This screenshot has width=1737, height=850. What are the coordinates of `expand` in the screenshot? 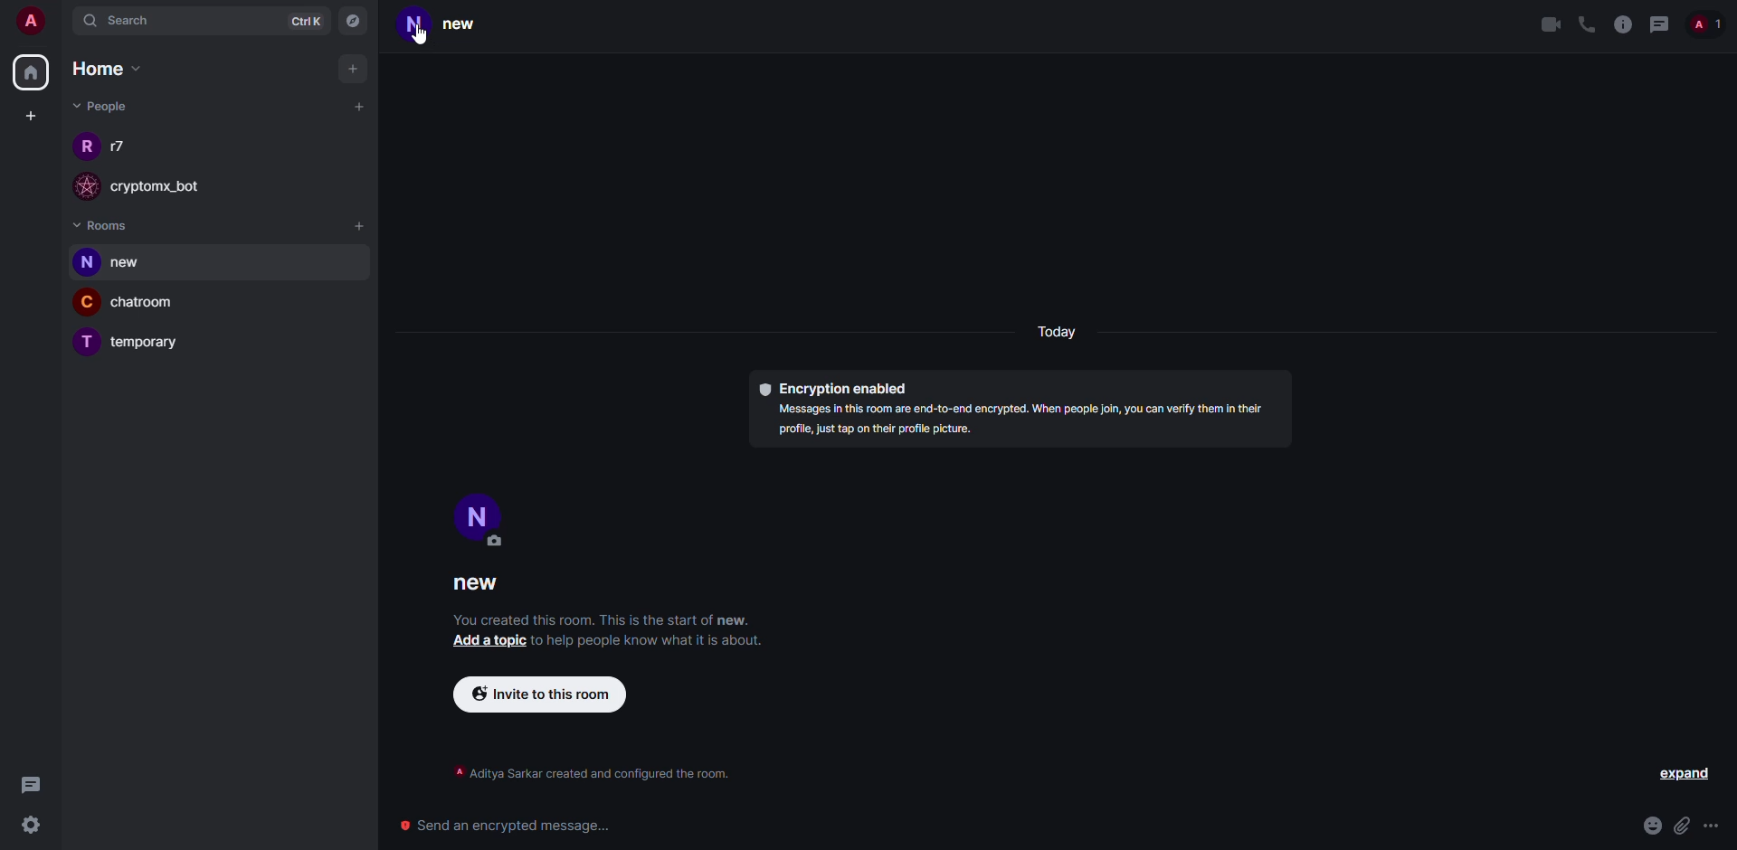 It's located at (1684, 775).